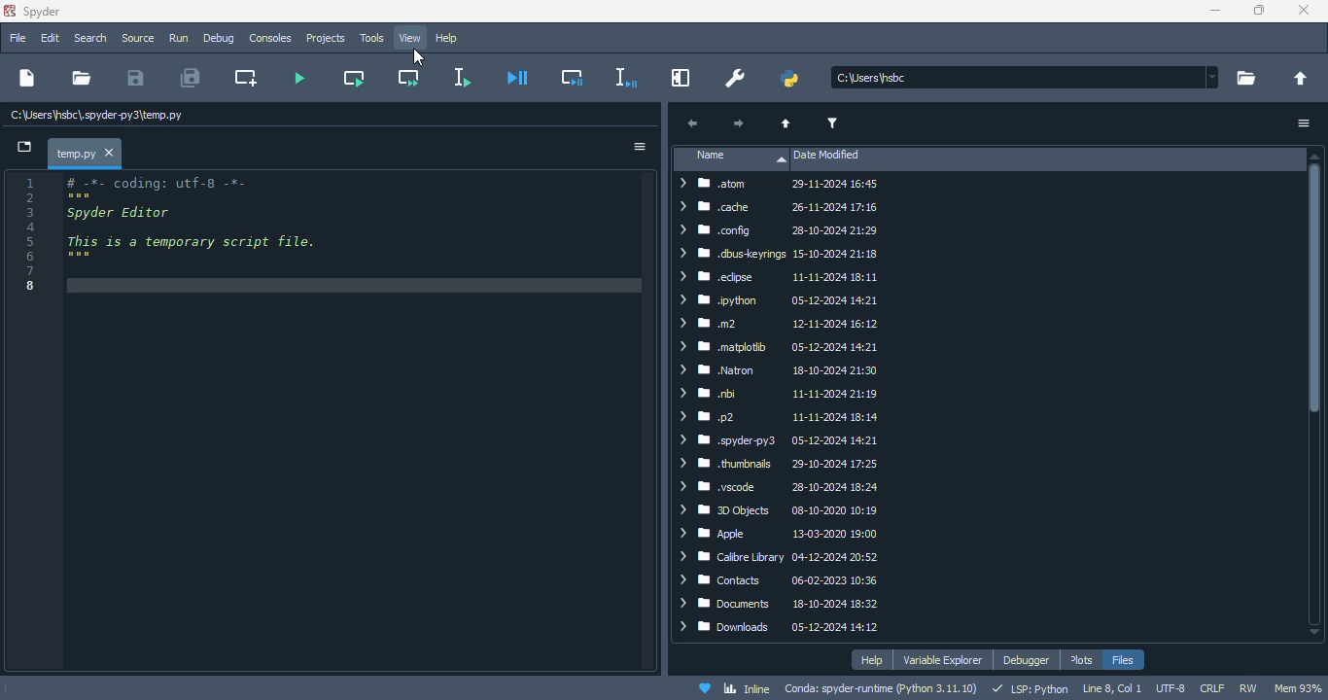  I want to click on contacts, so click(784, 579).